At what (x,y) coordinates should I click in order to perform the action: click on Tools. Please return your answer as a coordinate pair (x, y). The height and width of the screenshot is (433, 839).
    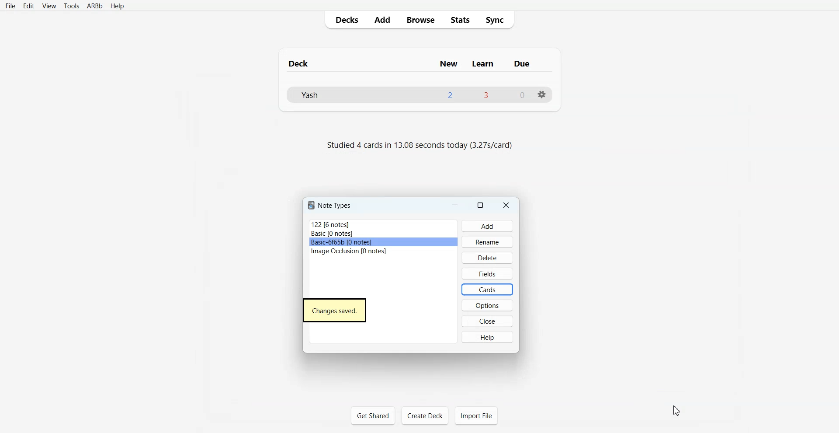
    Looking at the image, I should click on (71, 6).